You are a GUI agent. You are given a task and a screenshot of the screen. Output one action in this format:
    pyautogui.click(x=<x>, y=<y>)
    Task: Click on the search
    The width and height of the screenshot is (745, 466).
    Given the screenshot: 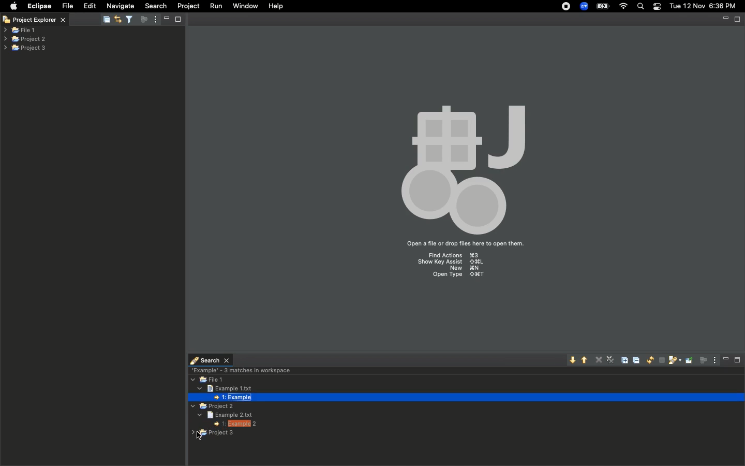 What is the action you would take?
    pyautogui.click(x=210, y=358)
    